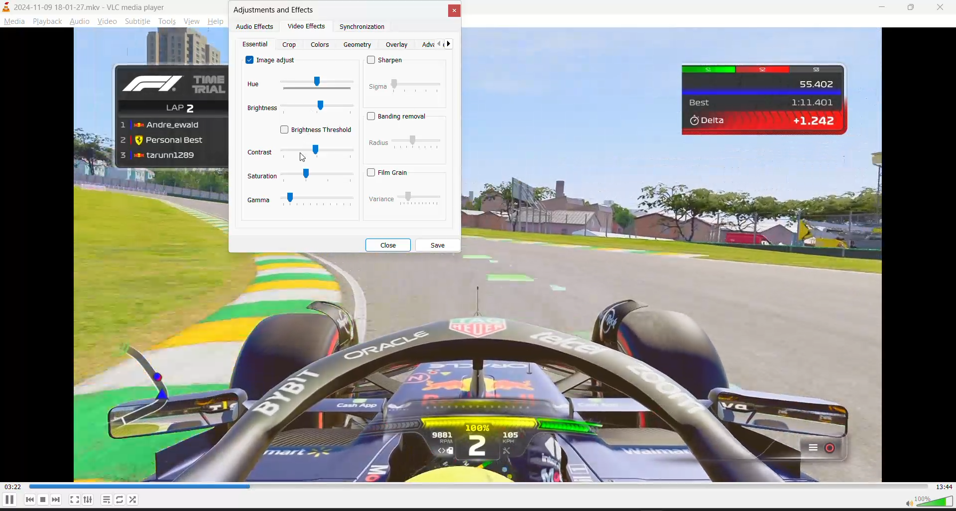 This screenshot has width=956, height=511. Describe the element at coordinates (262, 176) in the screenshot. I see `saturation` at that location.